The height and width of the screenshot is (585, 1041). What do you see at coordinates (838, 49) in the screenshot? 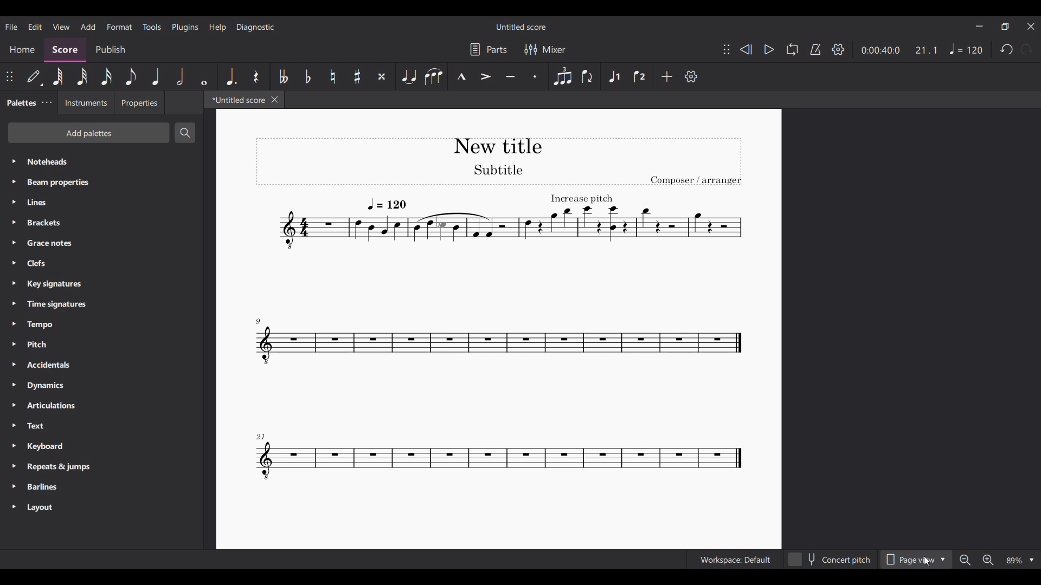
I see `Settings` at bounding box center [838, 49].